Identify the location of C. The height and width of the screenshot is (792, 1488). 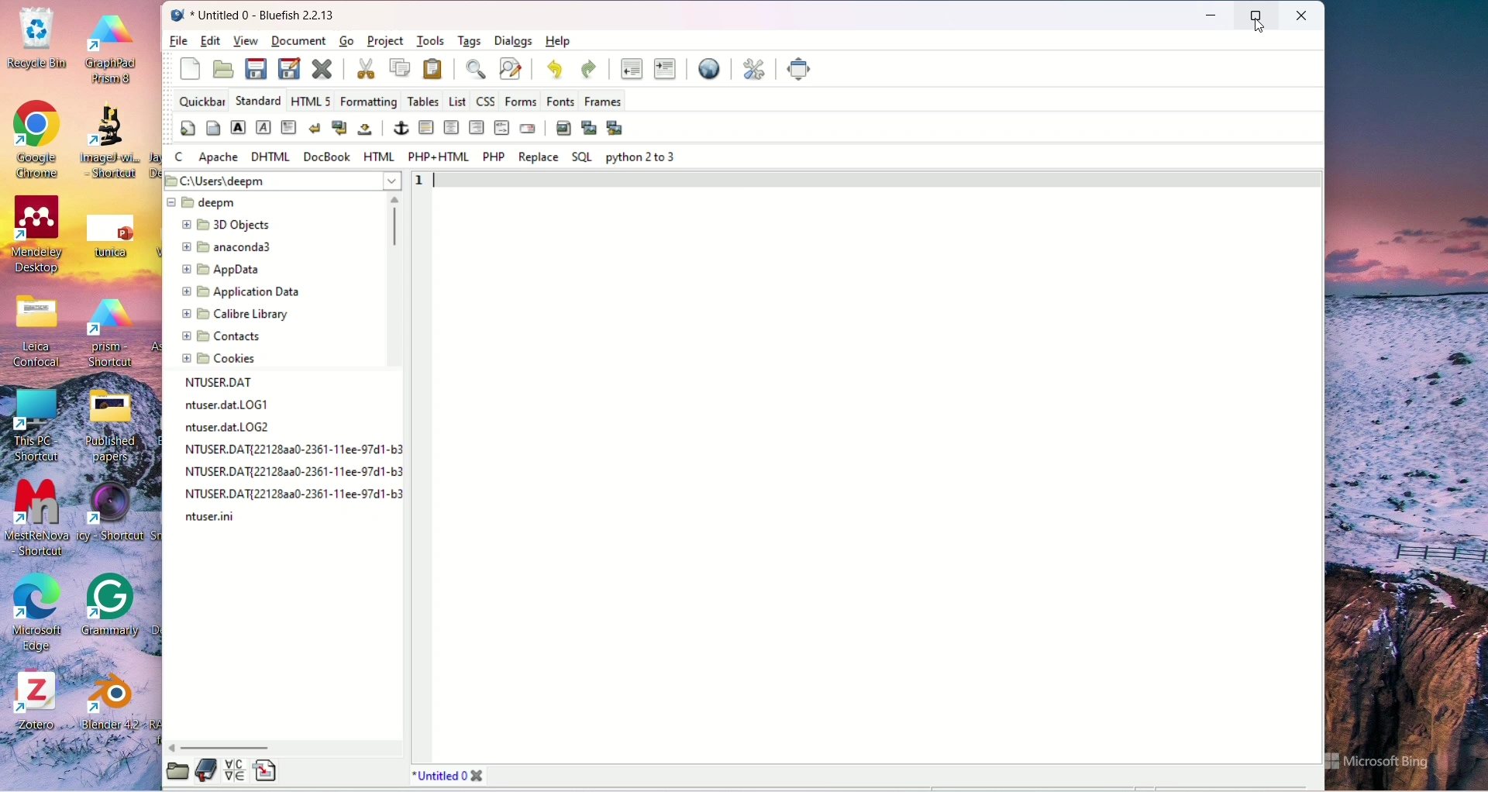
(182, 156).